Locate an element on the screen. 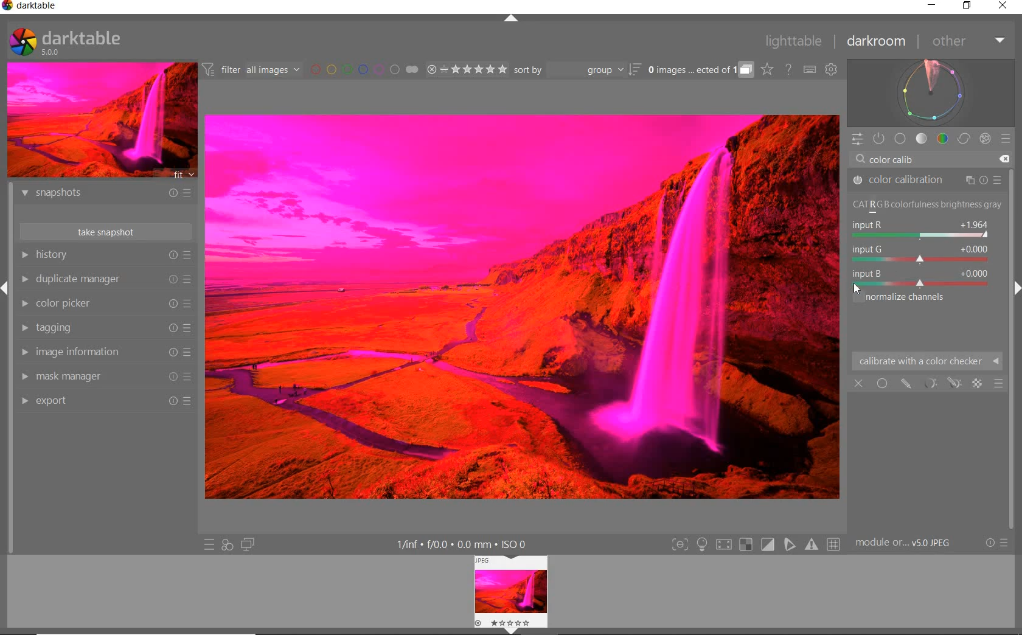  export is located at coordinates (107, 402).